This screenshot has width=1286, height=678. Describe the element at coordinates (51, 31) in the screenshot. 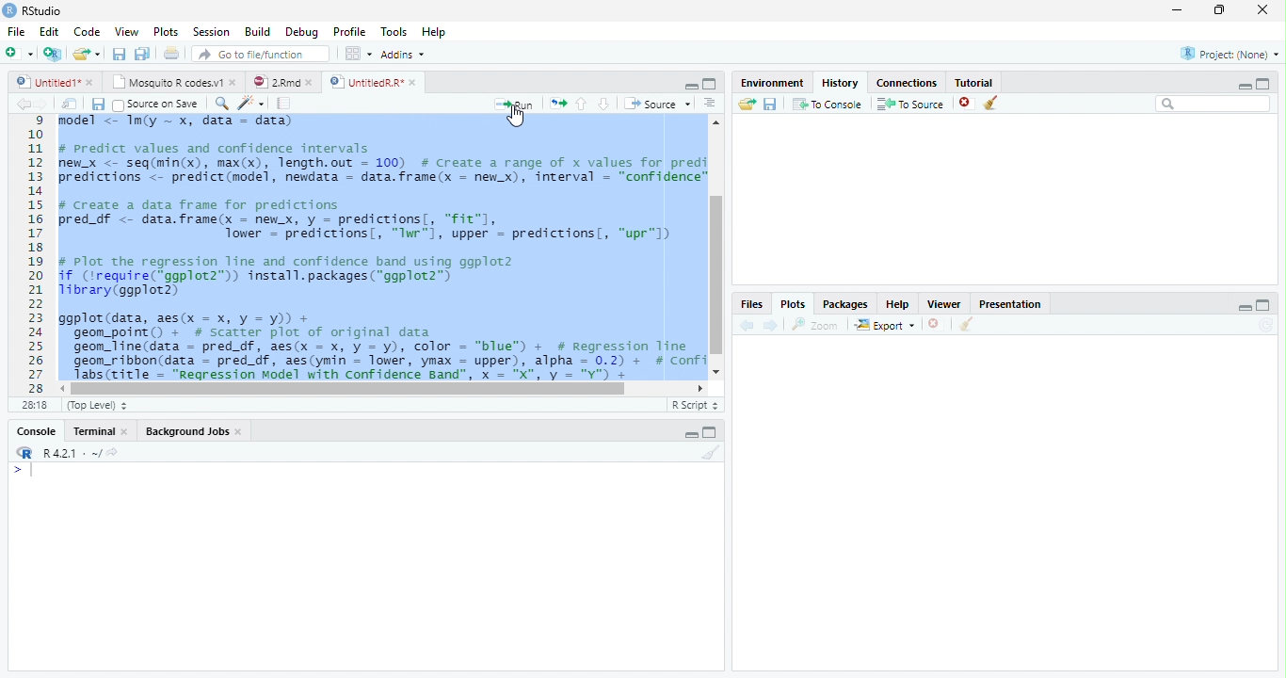

I see `Edit` at that location.